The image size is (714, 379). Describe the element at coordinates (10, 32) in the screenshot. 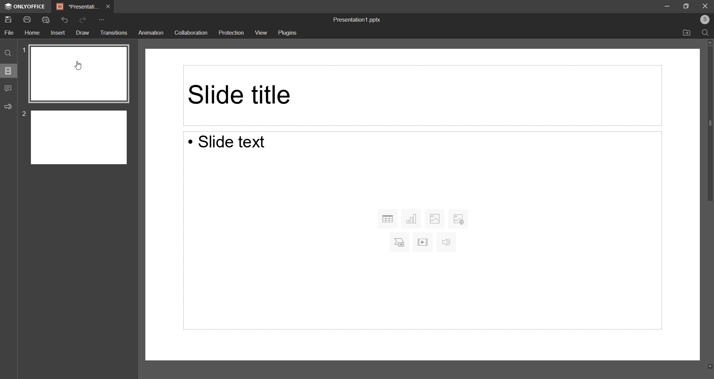

I see `File` at that location.